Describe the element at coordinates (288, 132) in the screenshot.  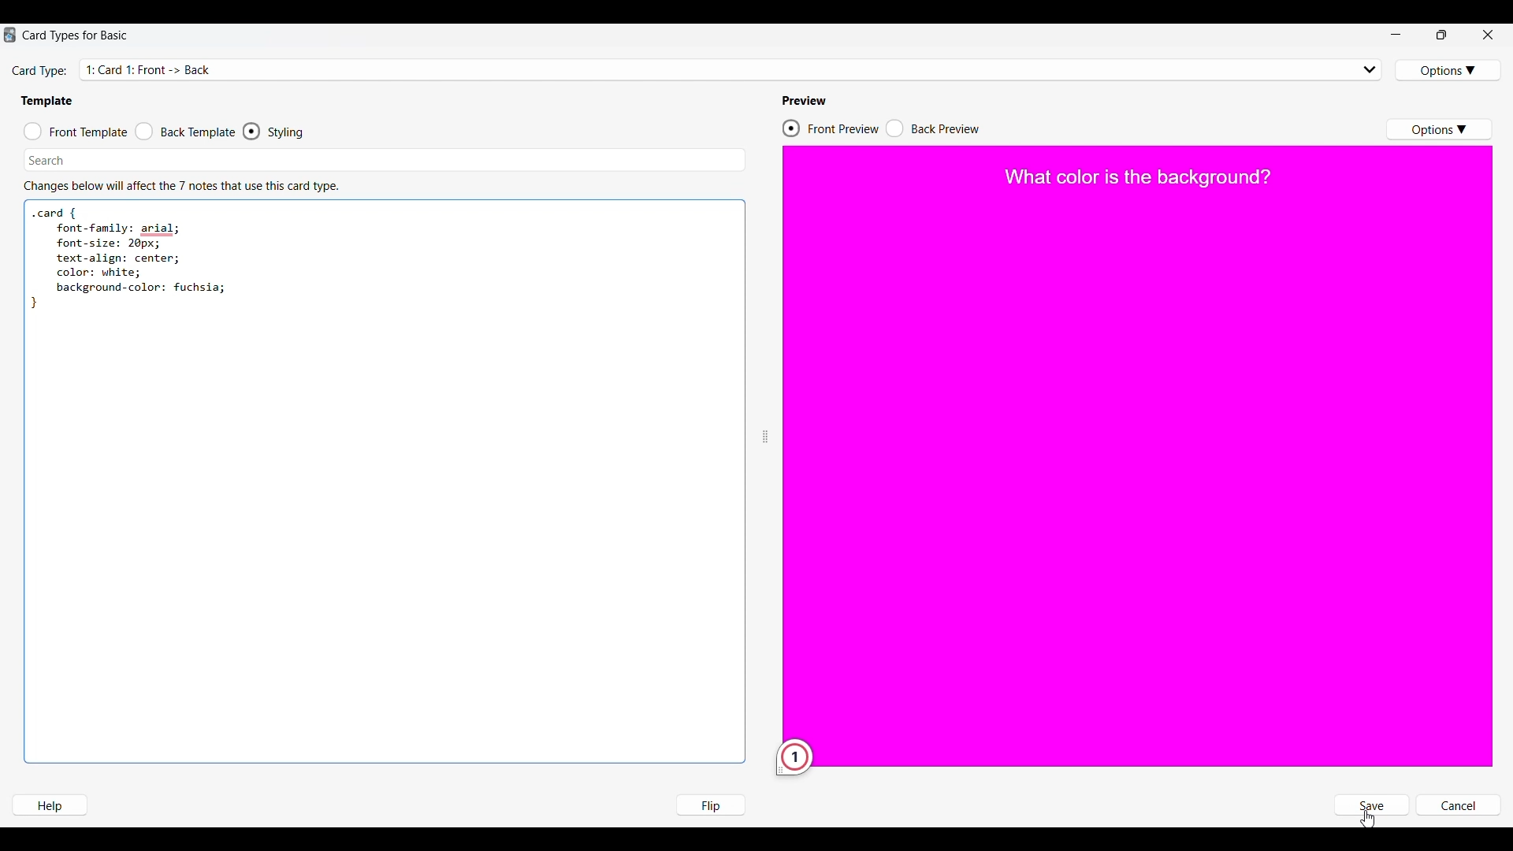
I see `Template styling` at that location.